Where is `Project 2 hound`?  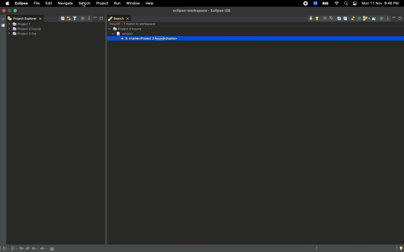 Project 2 hound is located at coordinates (26, 29).